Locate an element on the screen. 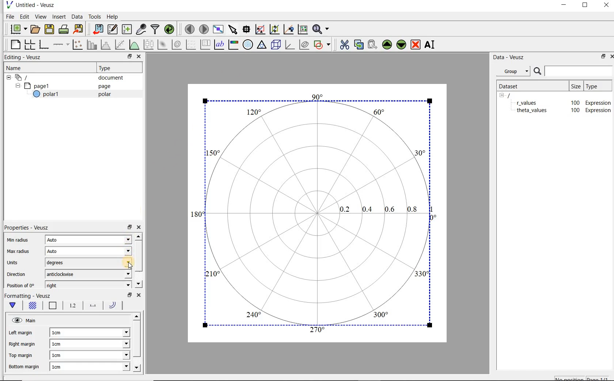 This screenshot has height=381, width=614. maximize is located at coordinates (585, 6).